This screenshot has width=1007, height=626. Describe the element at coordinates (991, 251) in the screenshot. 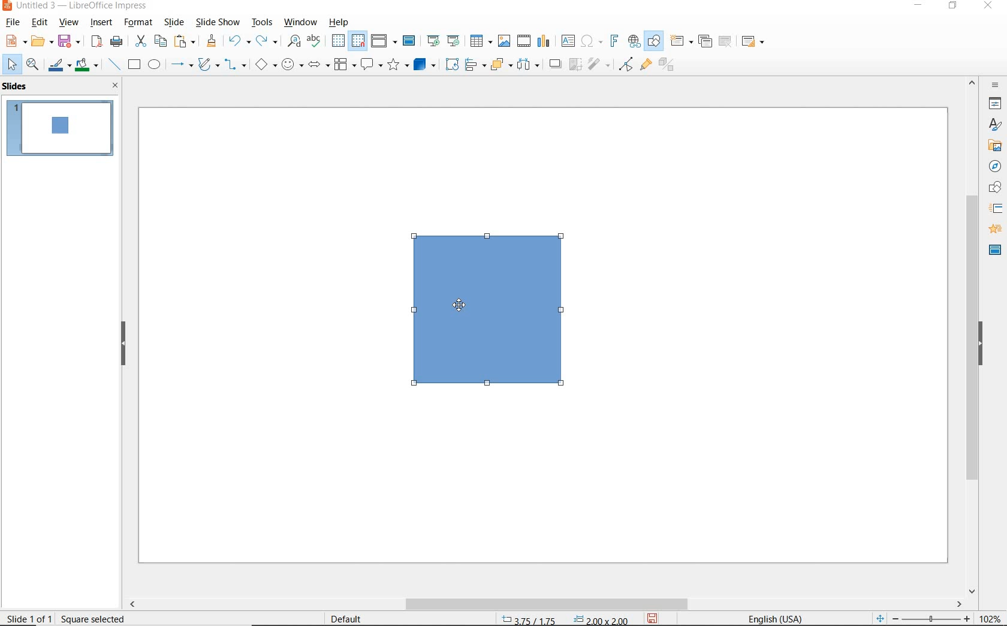

I see `master slides` at that location.